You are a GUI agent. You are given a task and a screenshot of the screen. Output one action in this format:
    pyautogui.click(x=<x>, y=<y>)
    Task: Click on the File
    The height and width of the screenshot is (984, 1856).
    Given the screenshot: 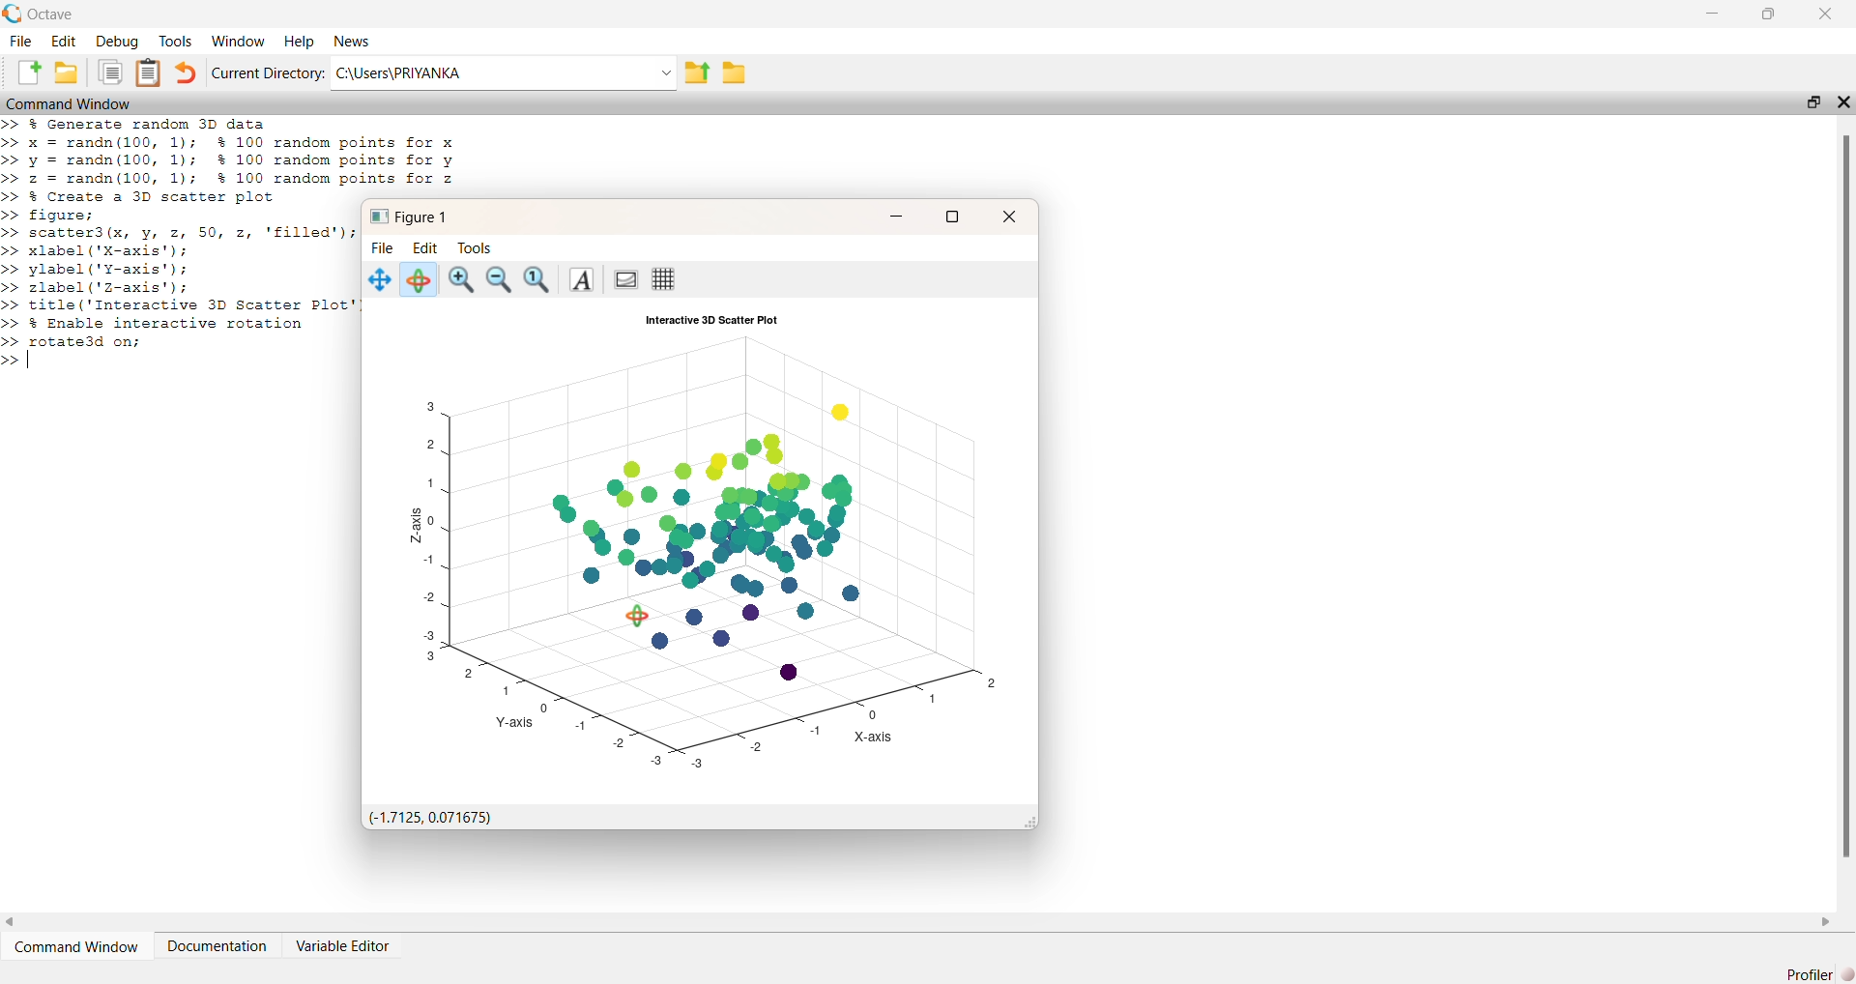 What is the action you would take?
    pyautogui.click(x=21, y=42)
    